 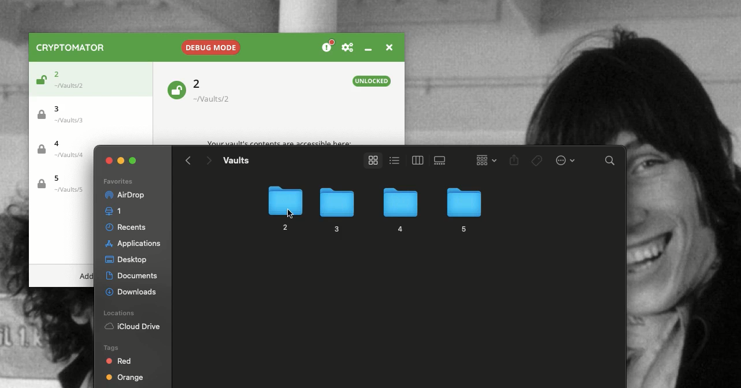 I want to click on Airdrop, so click(x=124, y=195).